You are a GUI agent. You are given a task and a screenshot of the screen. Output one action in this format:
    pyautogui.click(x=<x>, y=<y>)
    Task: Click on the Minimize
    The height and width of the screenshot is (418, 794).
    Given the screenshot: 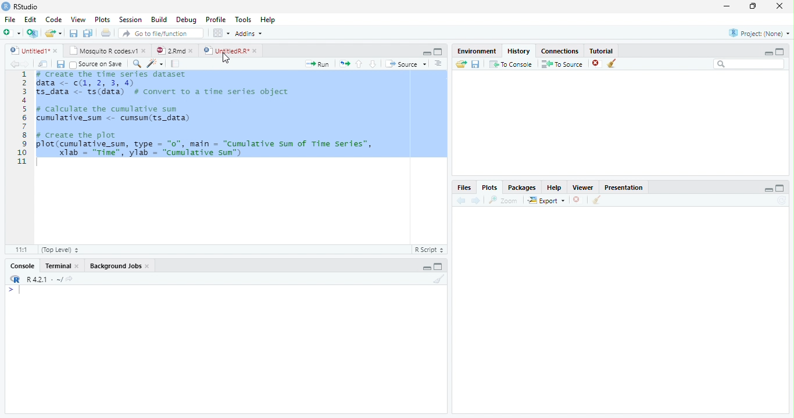 What is the action you would take?
    pyautogui.click(x=767, y=53)
    